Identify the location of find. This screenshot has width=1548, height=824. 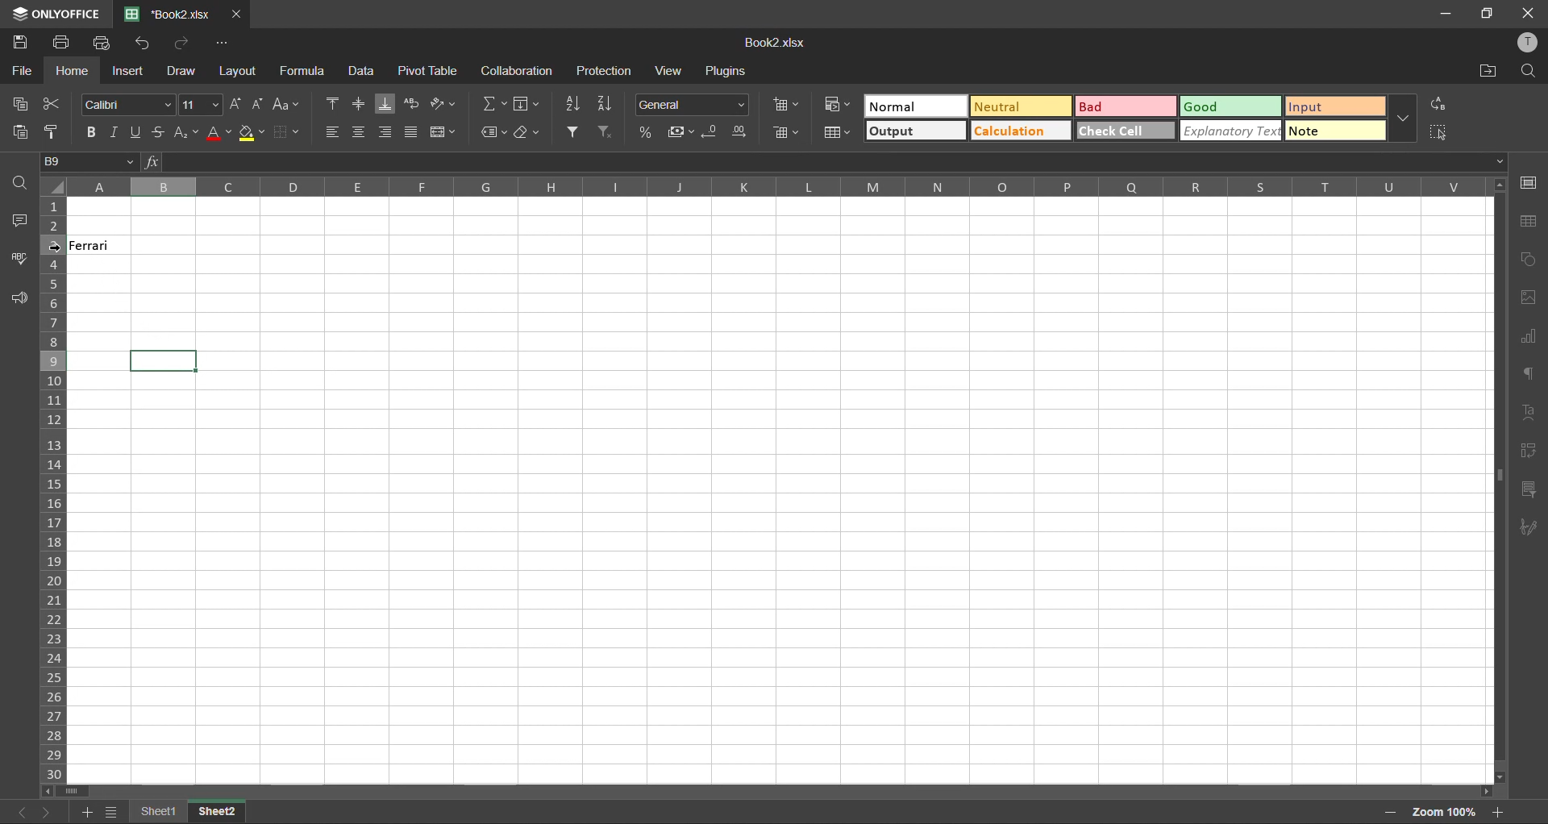
(1525, 71).